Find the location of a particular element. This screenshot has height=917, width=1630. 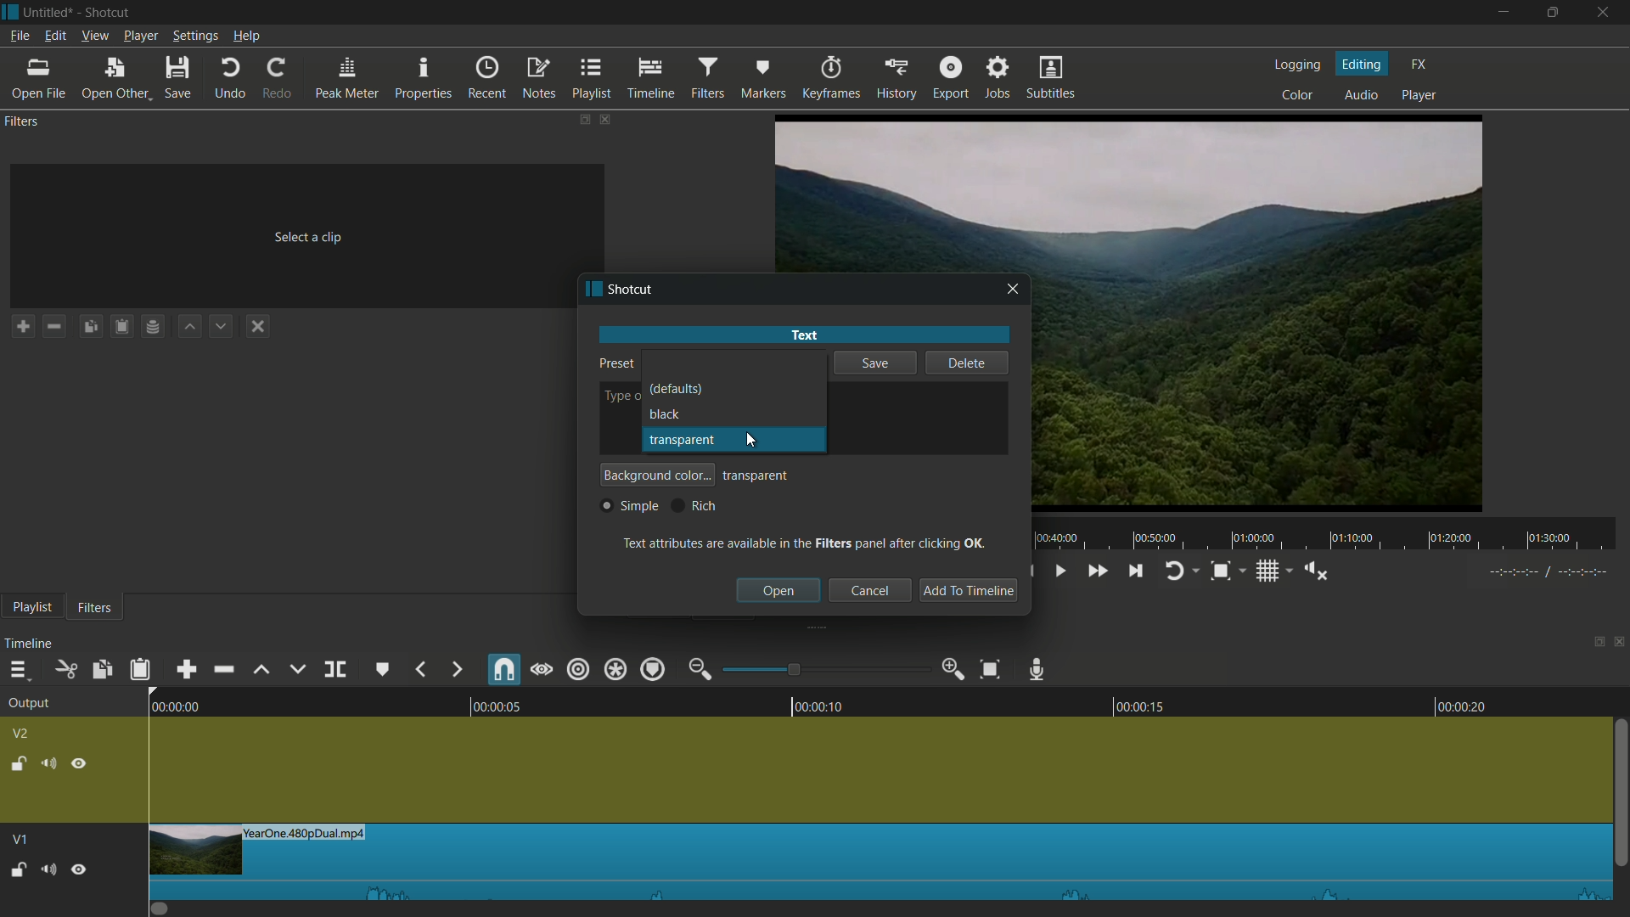

00:00:05 is located at coordinates (486, 703).